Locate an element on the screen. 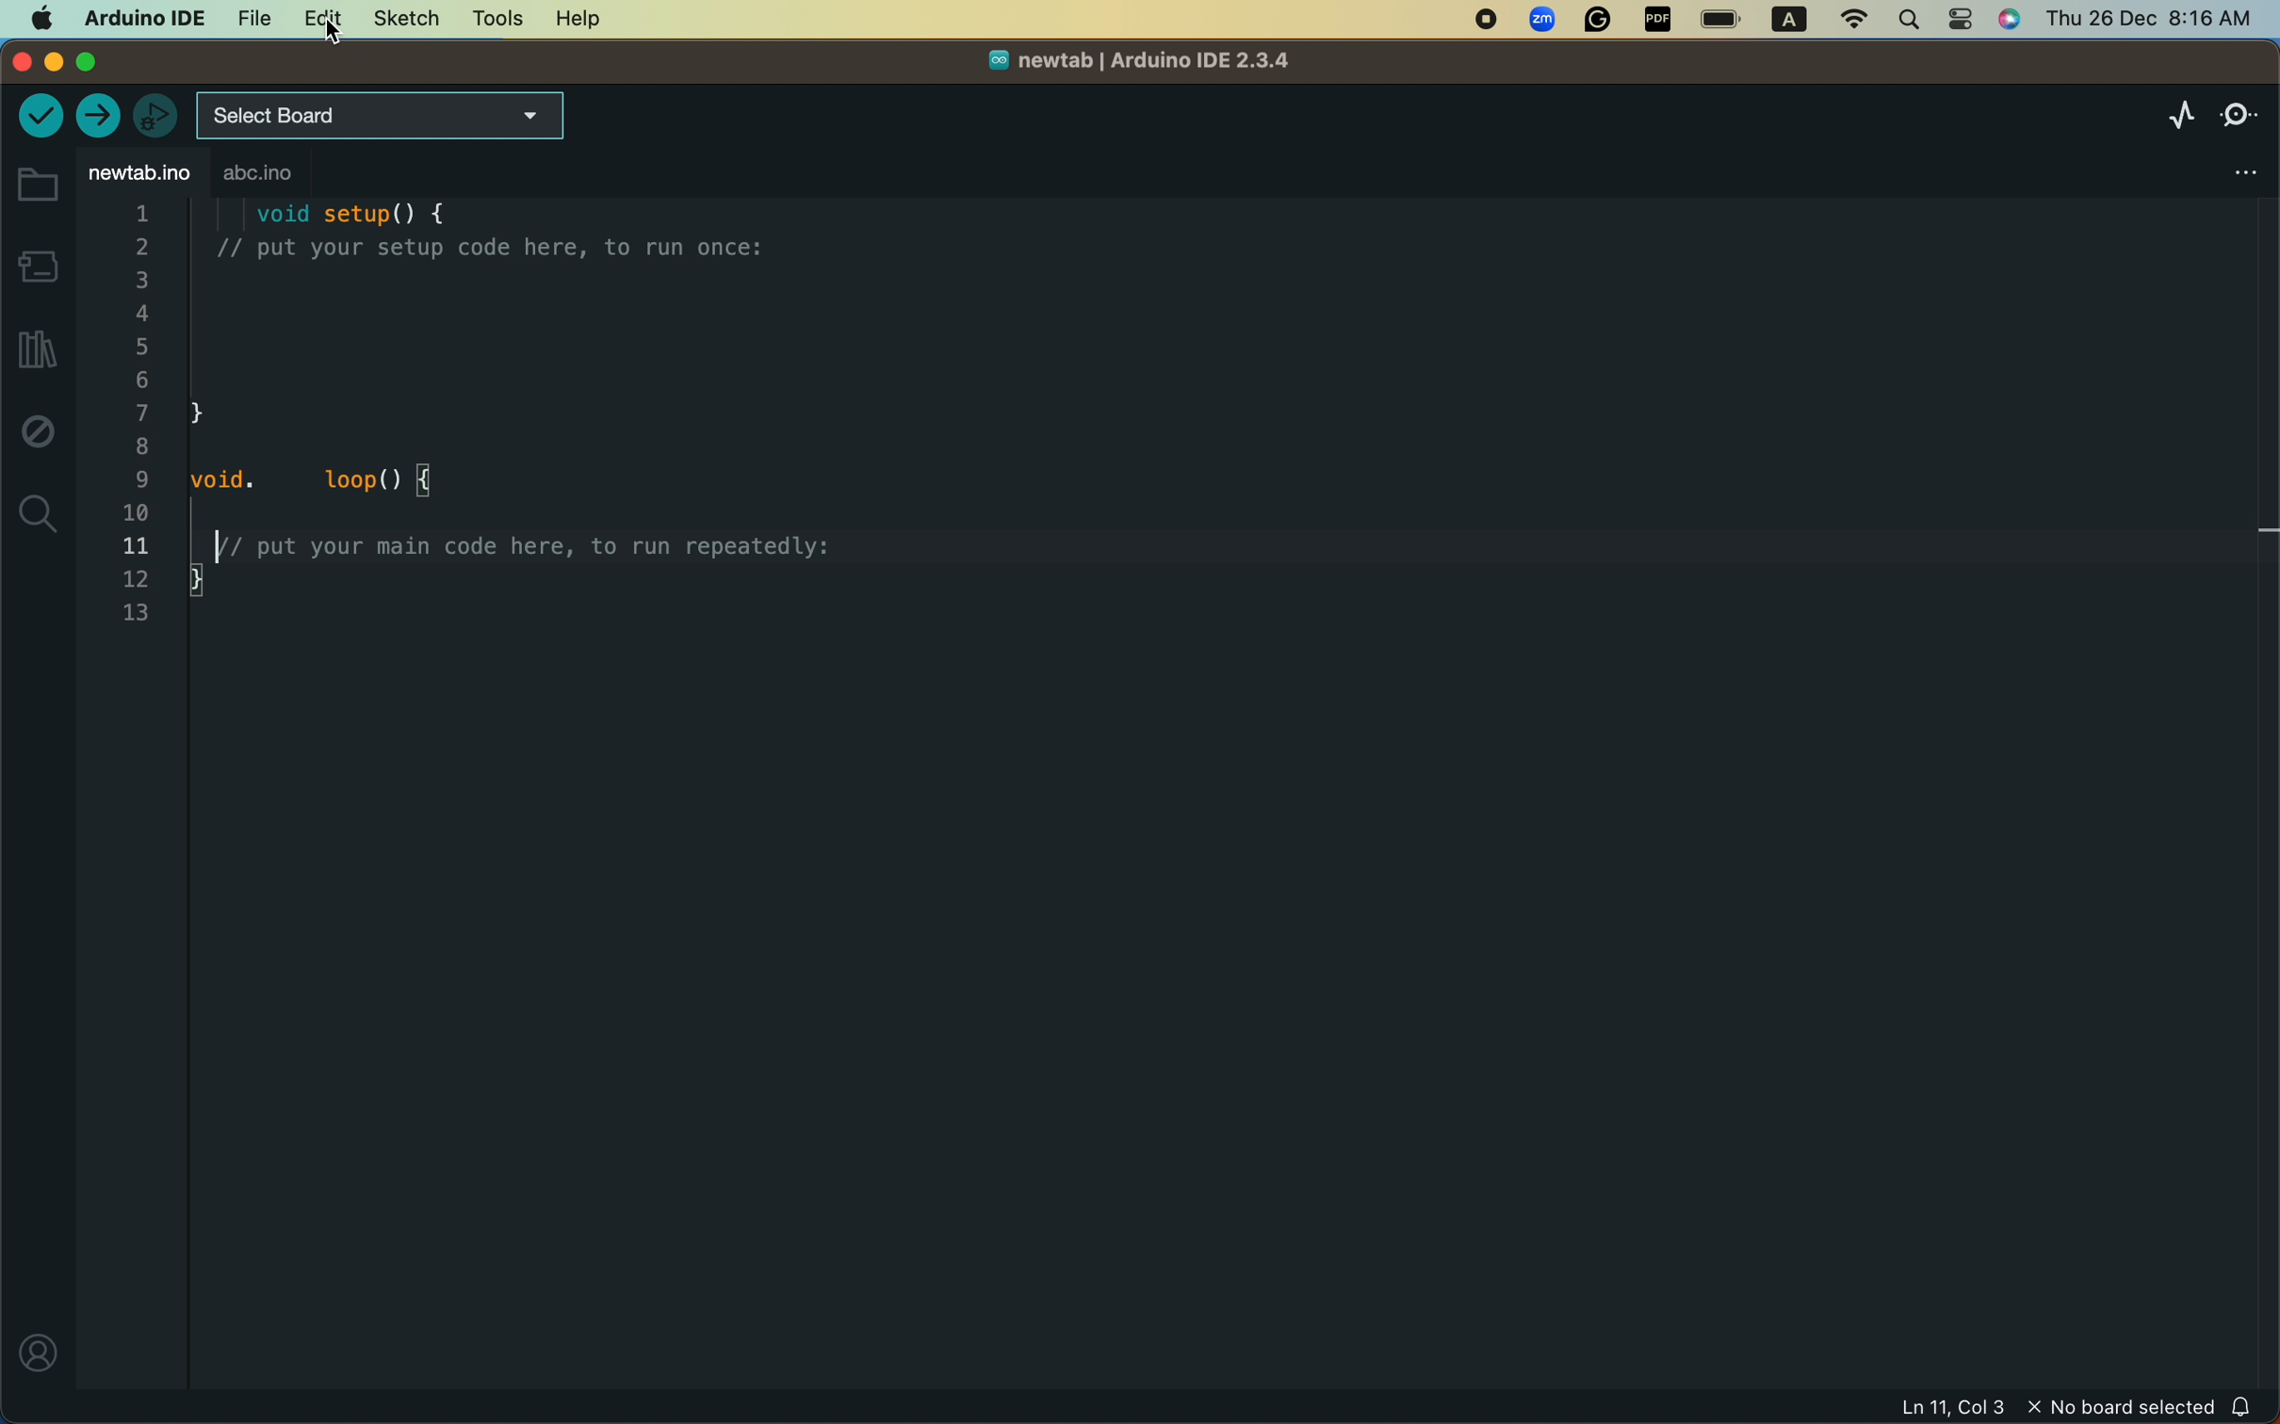  file name is located at coordinates (1126, 65).